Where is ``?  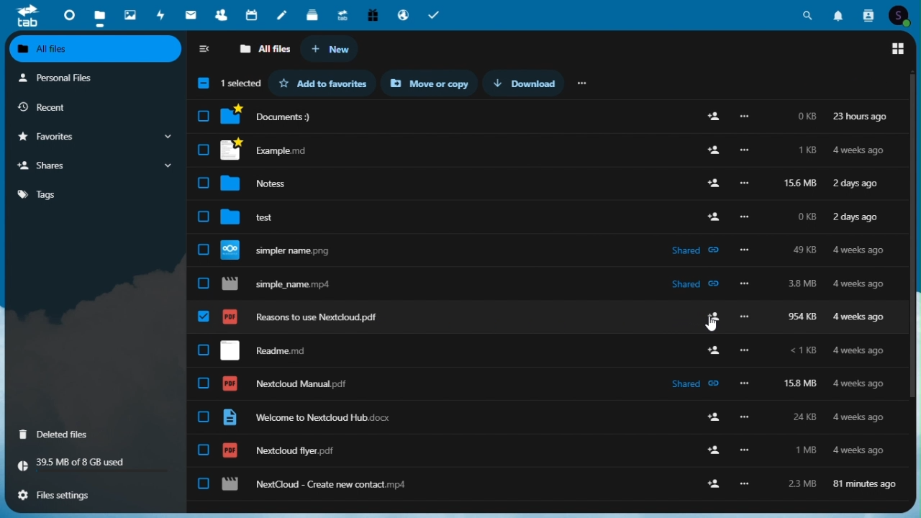  is located at coordinates (743, 217).